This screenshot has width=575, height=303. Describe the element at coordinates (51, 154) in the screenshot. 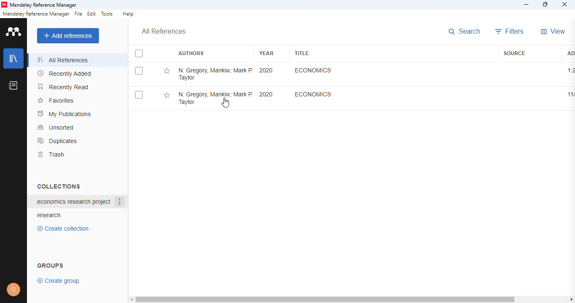

I see `trash` at that location.